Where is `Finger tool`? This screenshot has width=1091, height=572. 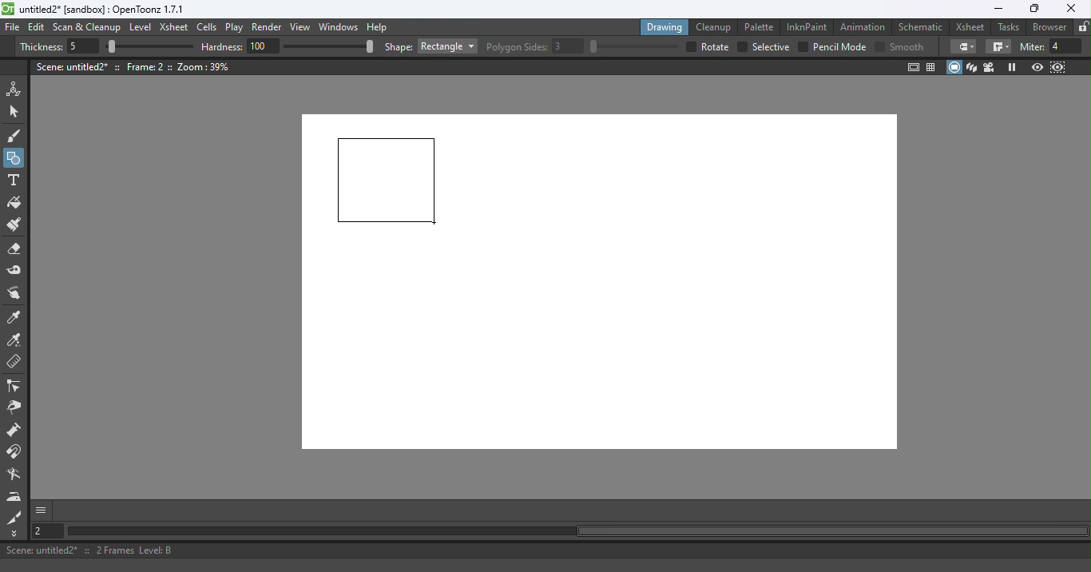
Finger tool is located at coordinates (14, 295).